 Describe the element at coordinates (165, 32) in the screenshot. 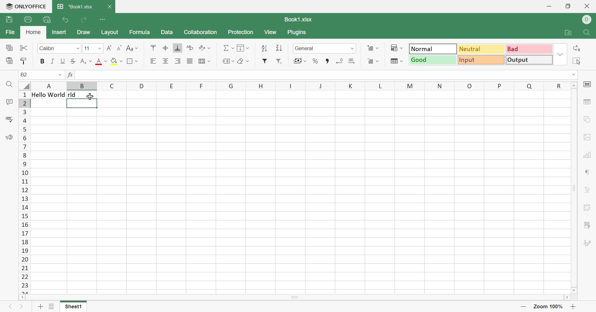

I see `Data` at that location.